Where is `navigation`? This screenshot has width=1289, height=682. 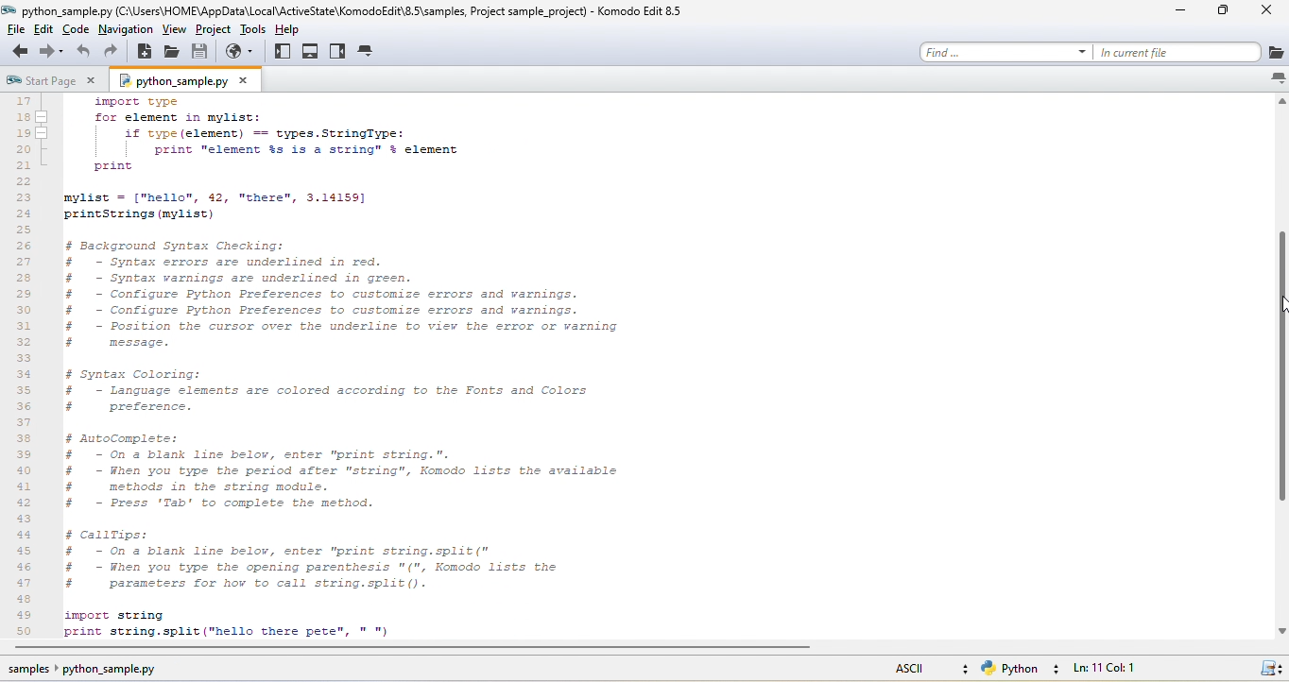 navigation is located at coordinates (125, 29).